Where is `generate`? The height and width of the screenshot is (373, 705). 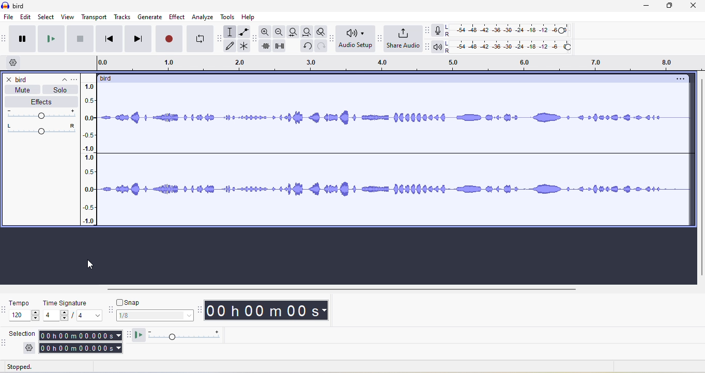 generate is located at coordinates (150, 17).